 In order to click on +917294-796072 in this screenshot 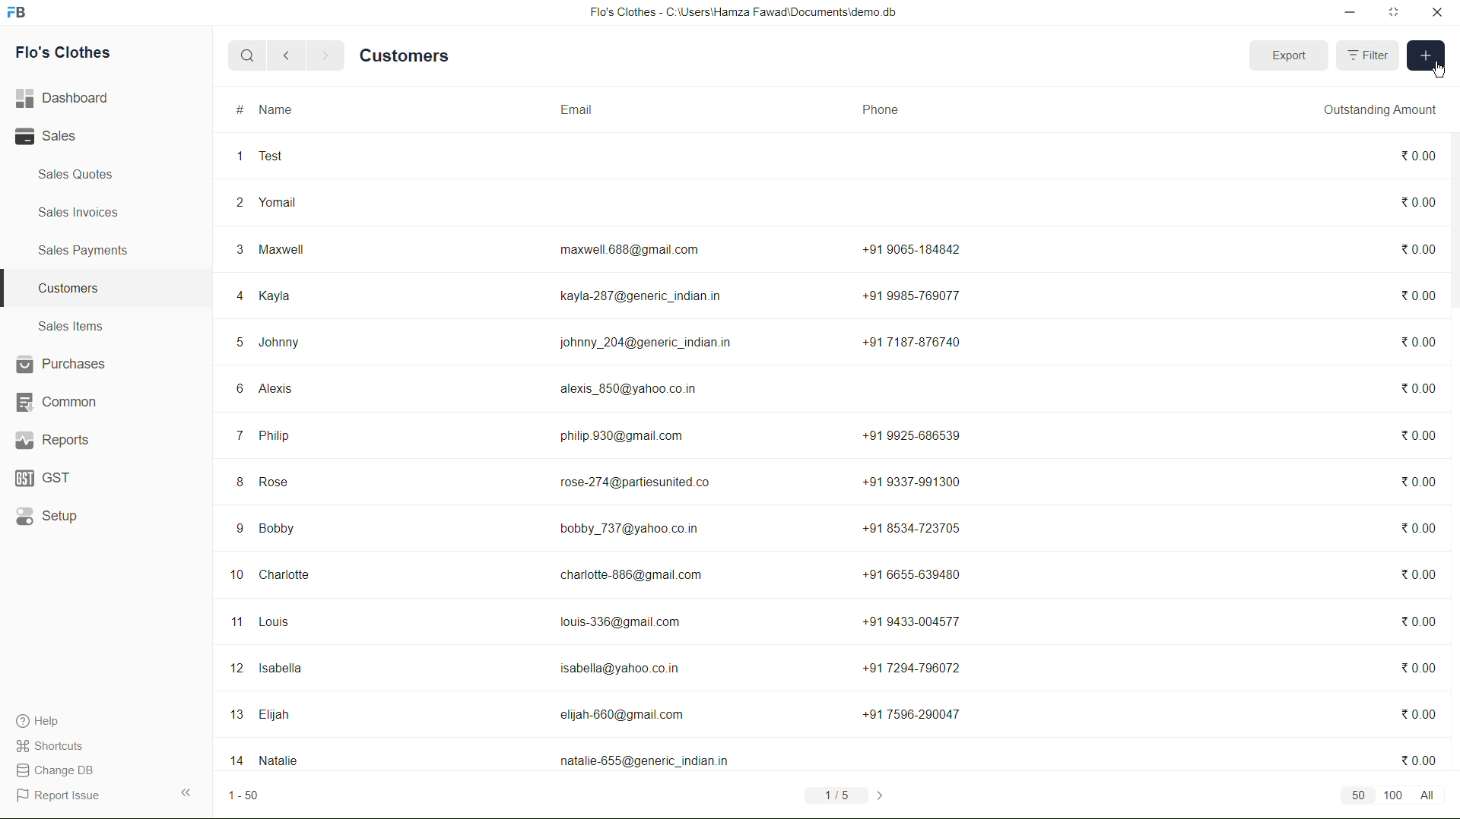, I will do `click(908, 668)`.